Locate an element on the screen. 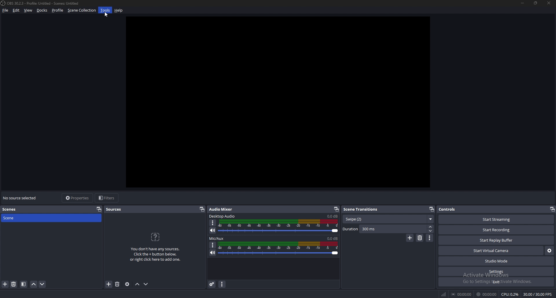 This screenshot has width=556, height=298. transition properties is located at coordinates (430, 238).